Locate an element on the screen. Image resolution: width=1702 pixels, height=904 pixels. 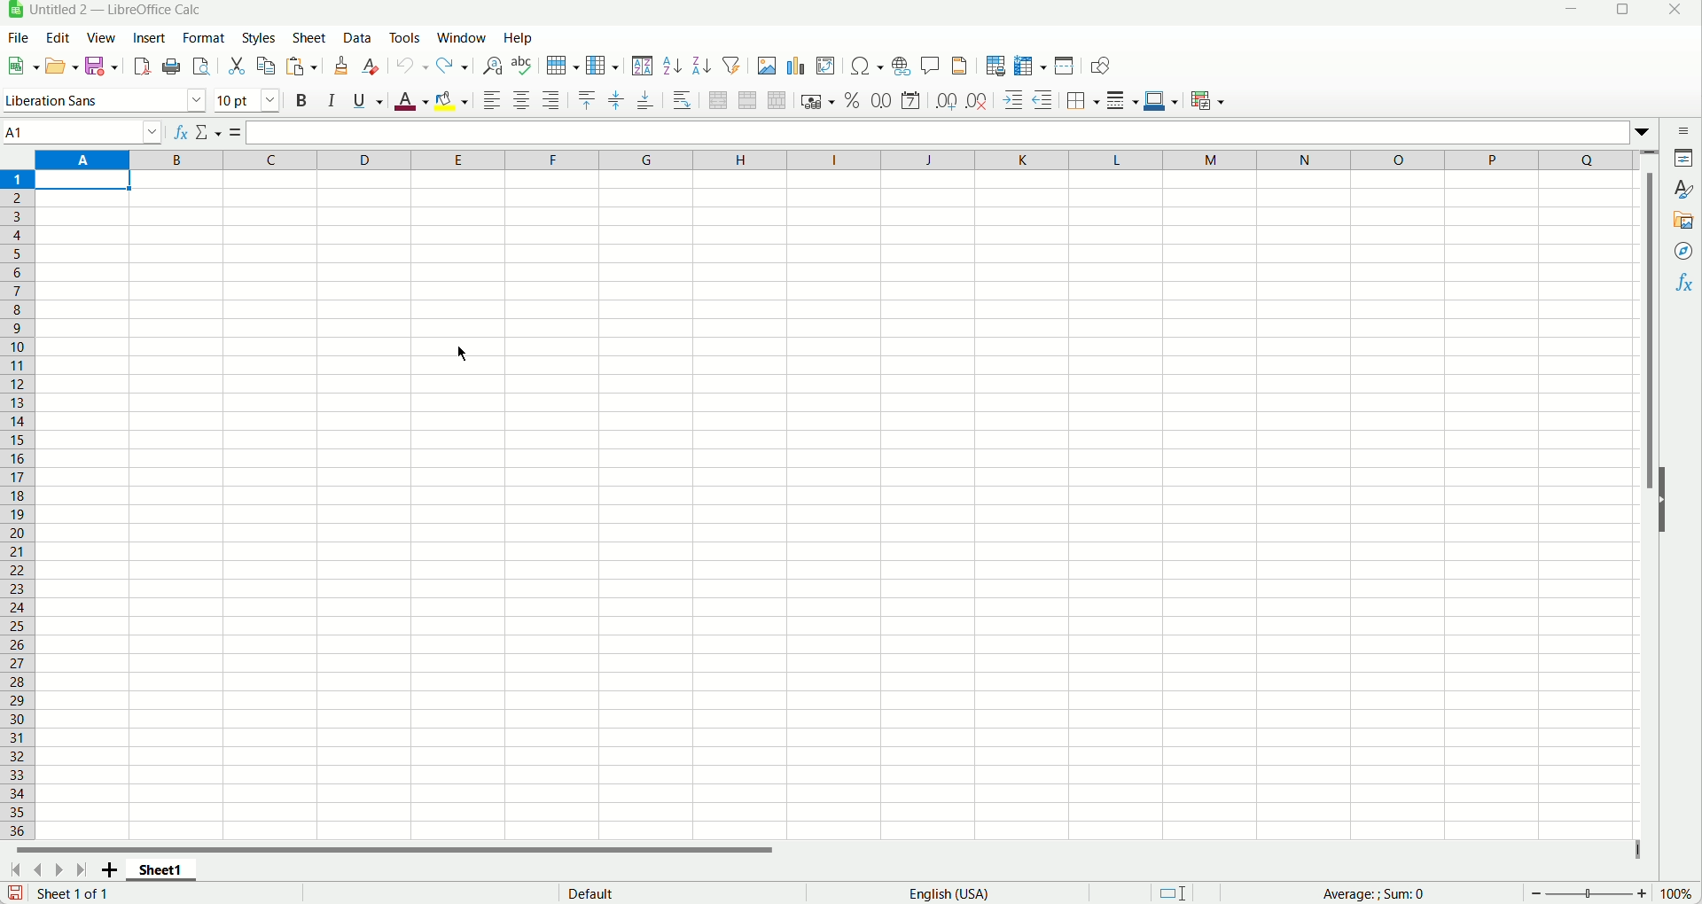
Border color is located at coordinates (1161, 102).